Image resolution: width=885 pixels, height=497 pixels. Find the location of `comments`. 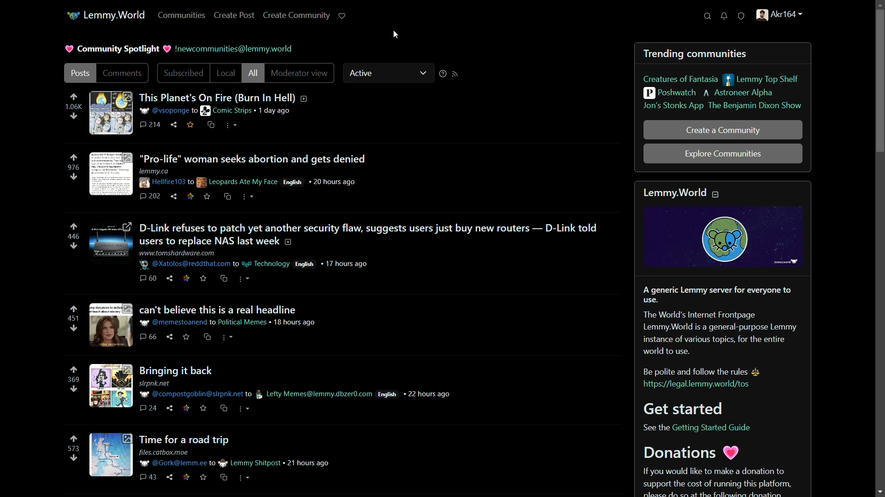

comments is located at coordinates (151, 126).